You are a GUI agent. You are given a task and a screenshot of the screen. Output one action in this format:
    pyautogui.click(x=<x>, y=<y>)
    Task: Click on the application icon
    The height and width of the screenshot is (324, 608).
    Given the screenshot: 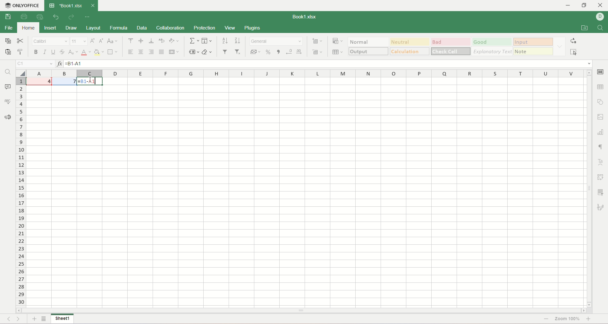 What is the action you would take?
    pyautogui.click(x=6, y=5)
    